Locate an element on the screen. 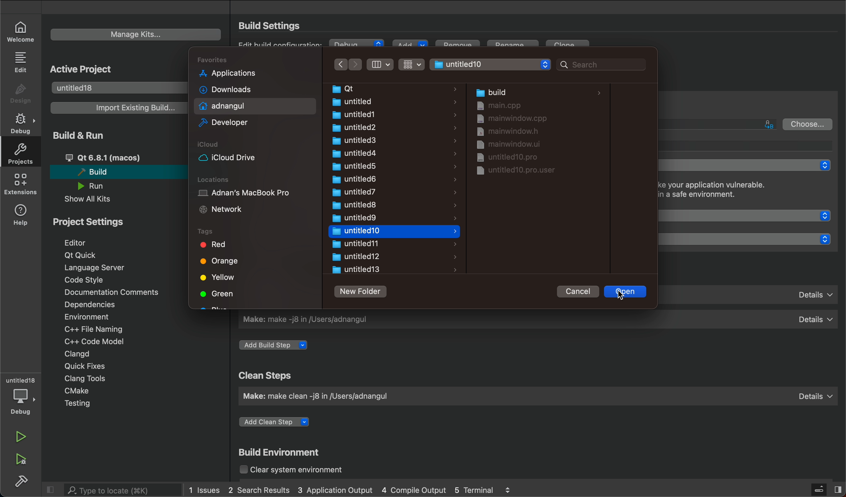  new folder is located at coordinates (361, 291).